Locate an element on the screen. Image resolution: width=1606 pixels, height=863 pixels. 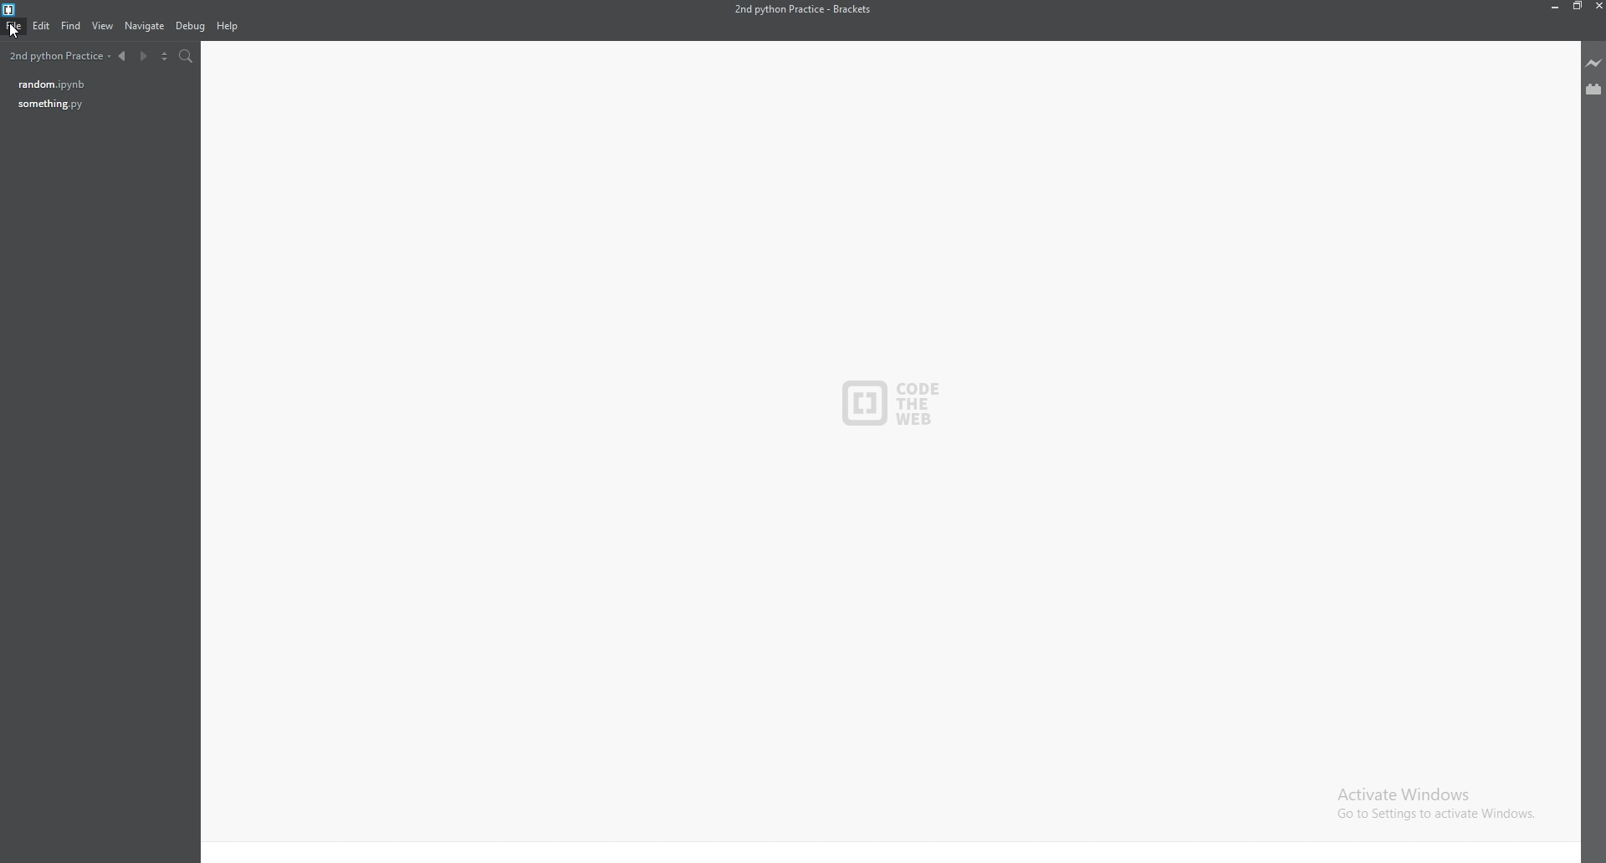
split editor is located at coordinates (166, 55).